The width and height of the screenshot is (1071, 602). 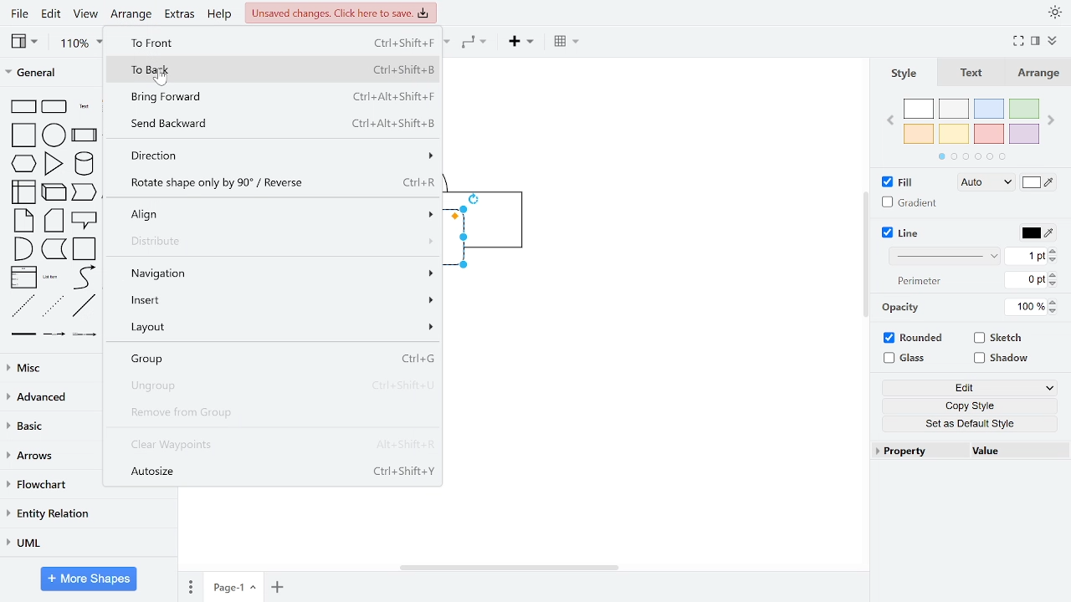 I want to click on triangle, so click(x=52, y=164).